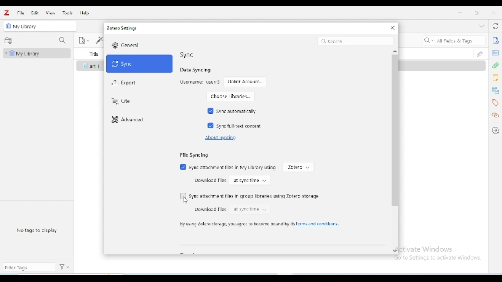  What do you see at coordinates (237, 224) in the screenshot?
I see `by using zotero storage, you agree to become bound by its` at bounding box center [237, 224].